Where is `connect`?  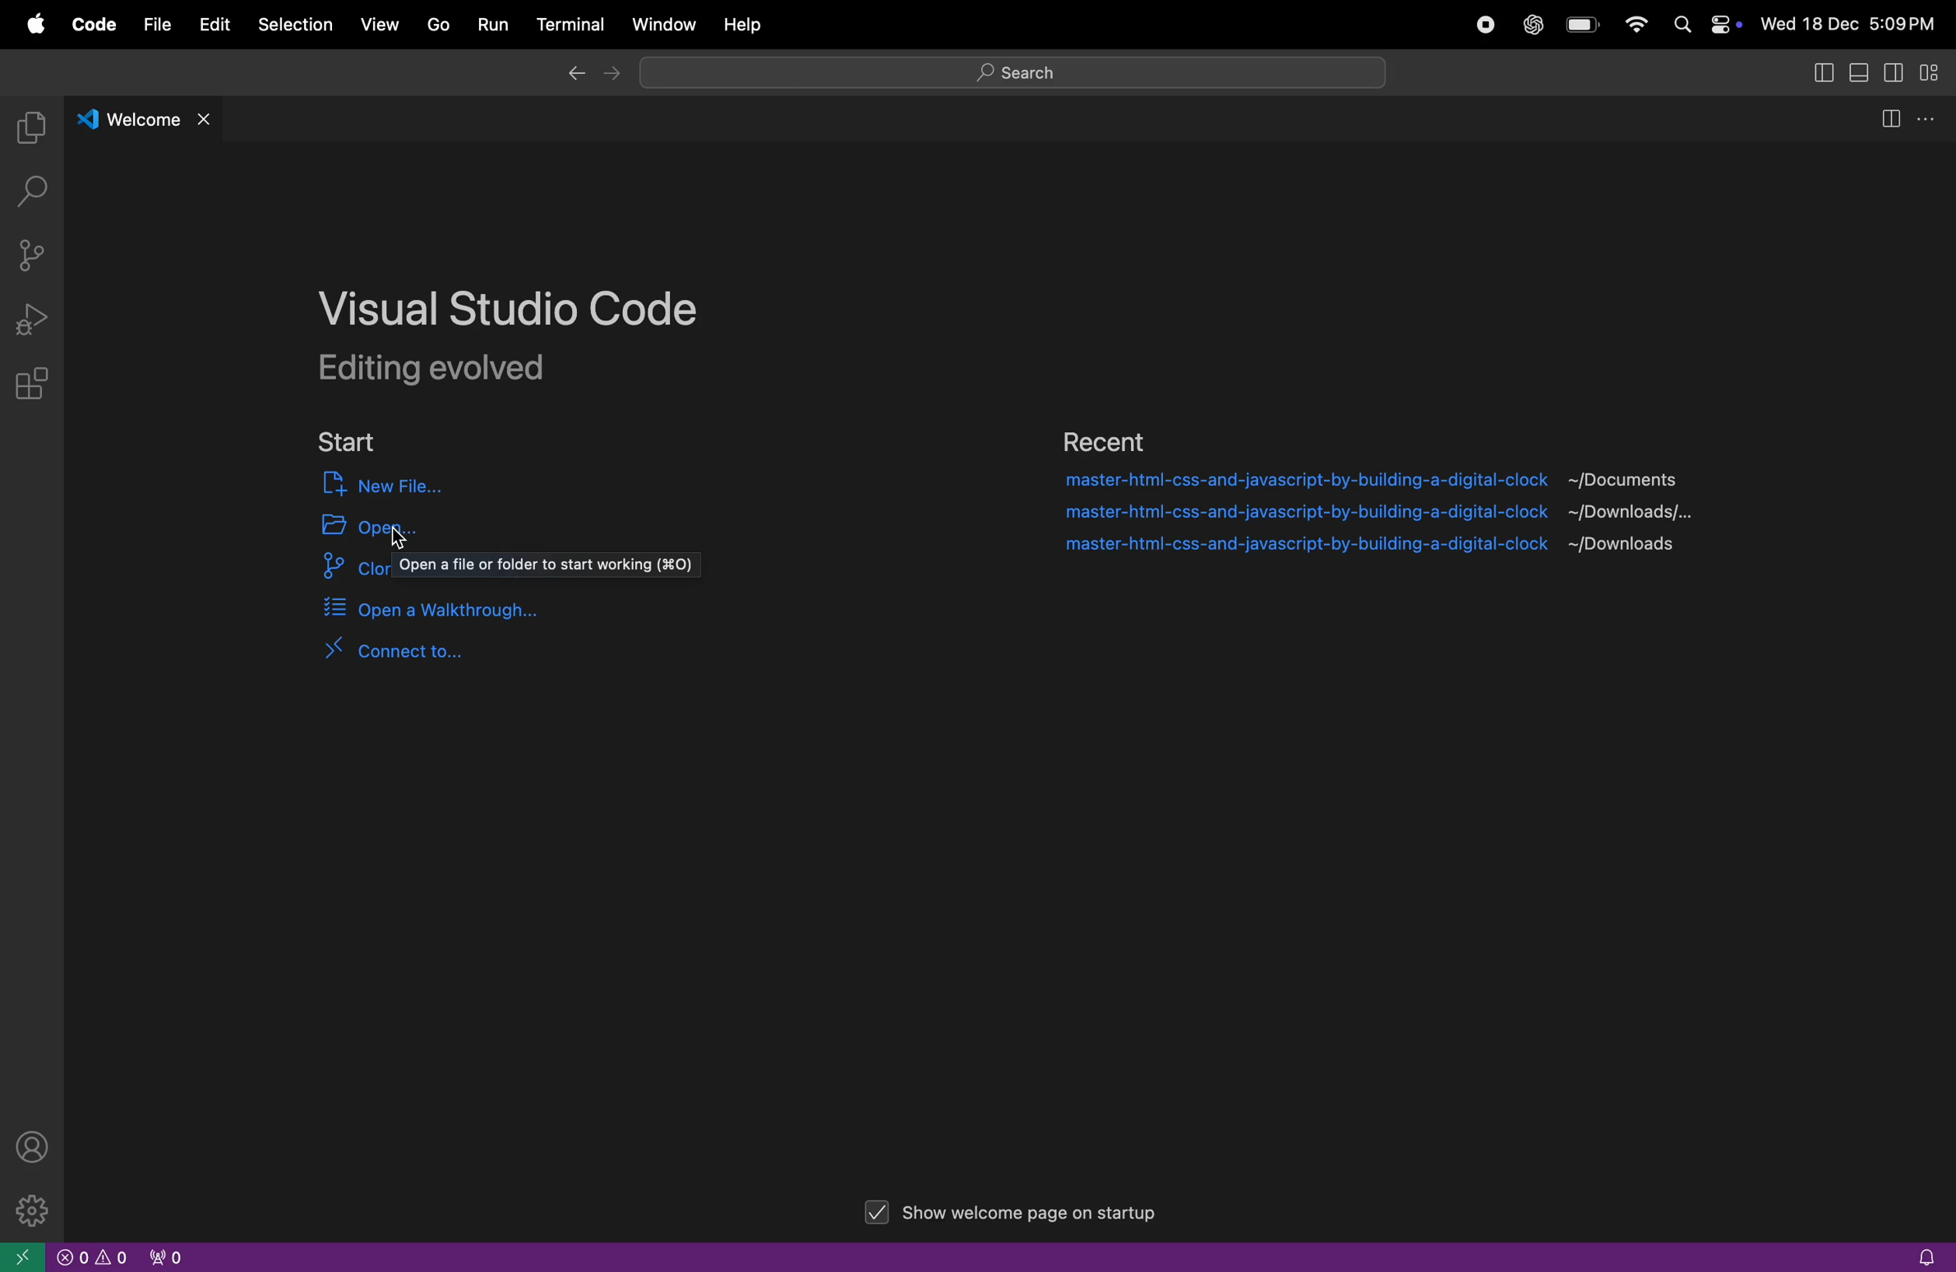
connect is located at coordinates (400, 658).